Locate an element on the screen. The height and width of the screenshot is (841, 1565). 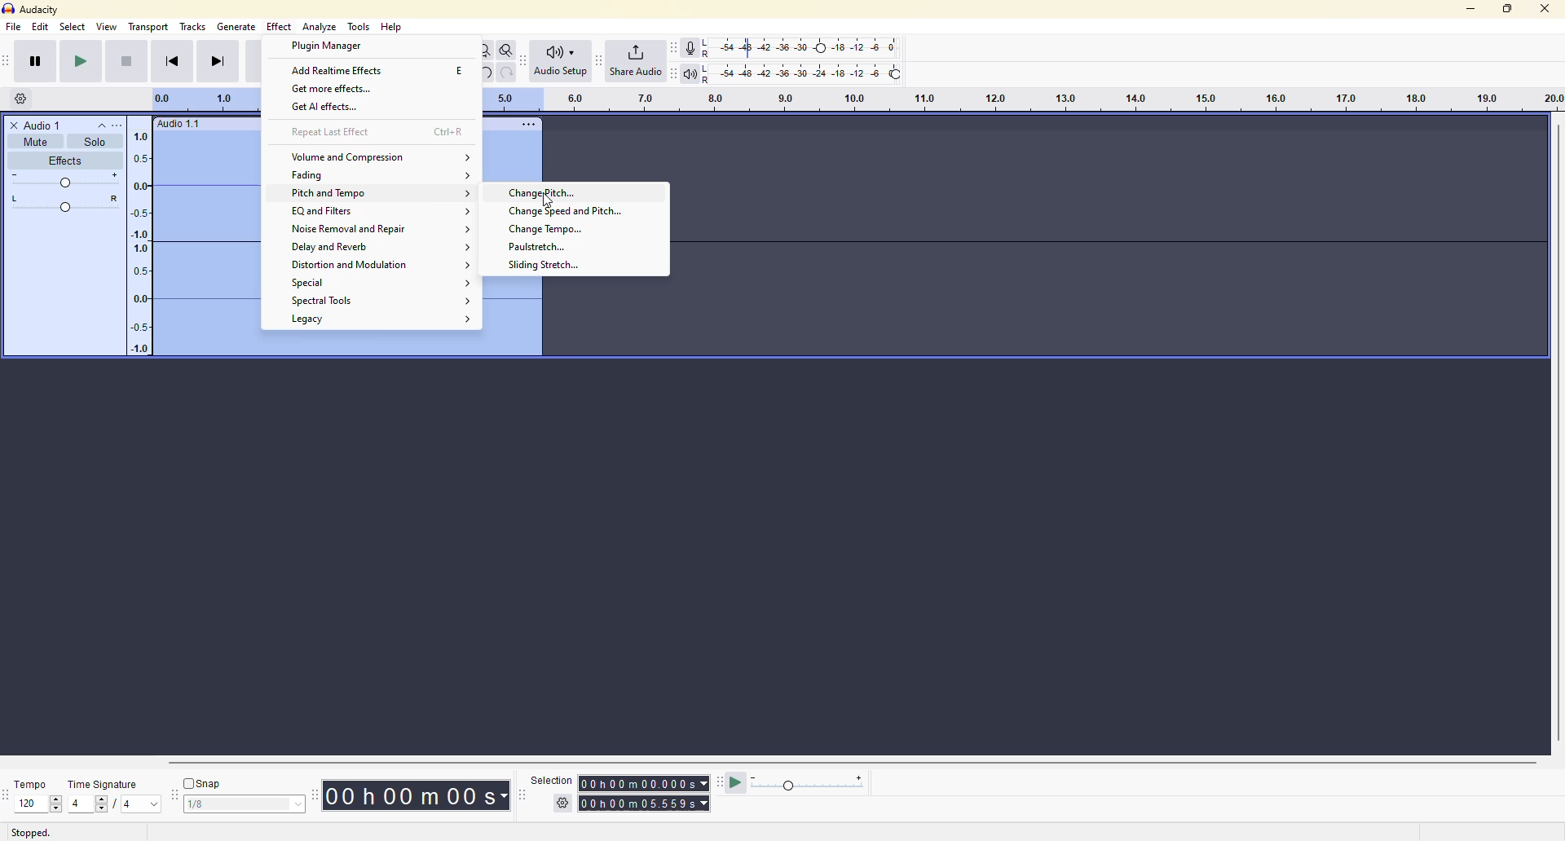
tools is located at coordinates (358, 26).